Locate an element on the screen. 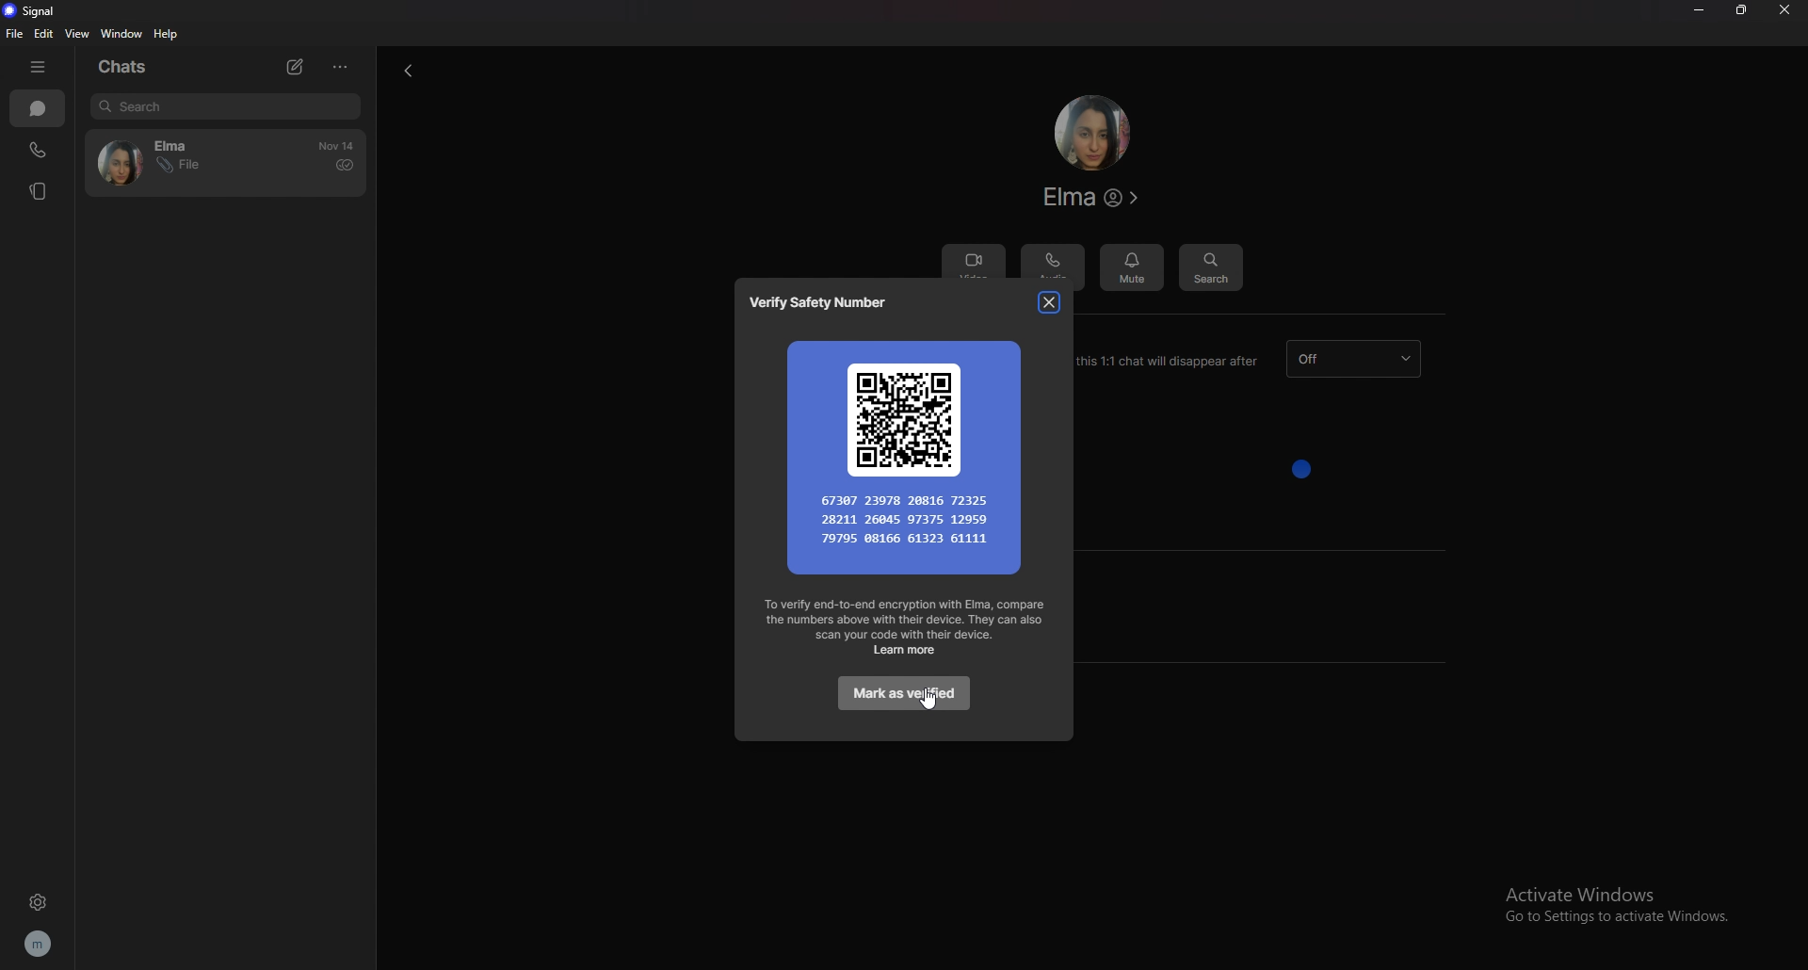 The height and width of the screenshot is (970, 1808). minimize is located at coordinates (1699, 9).